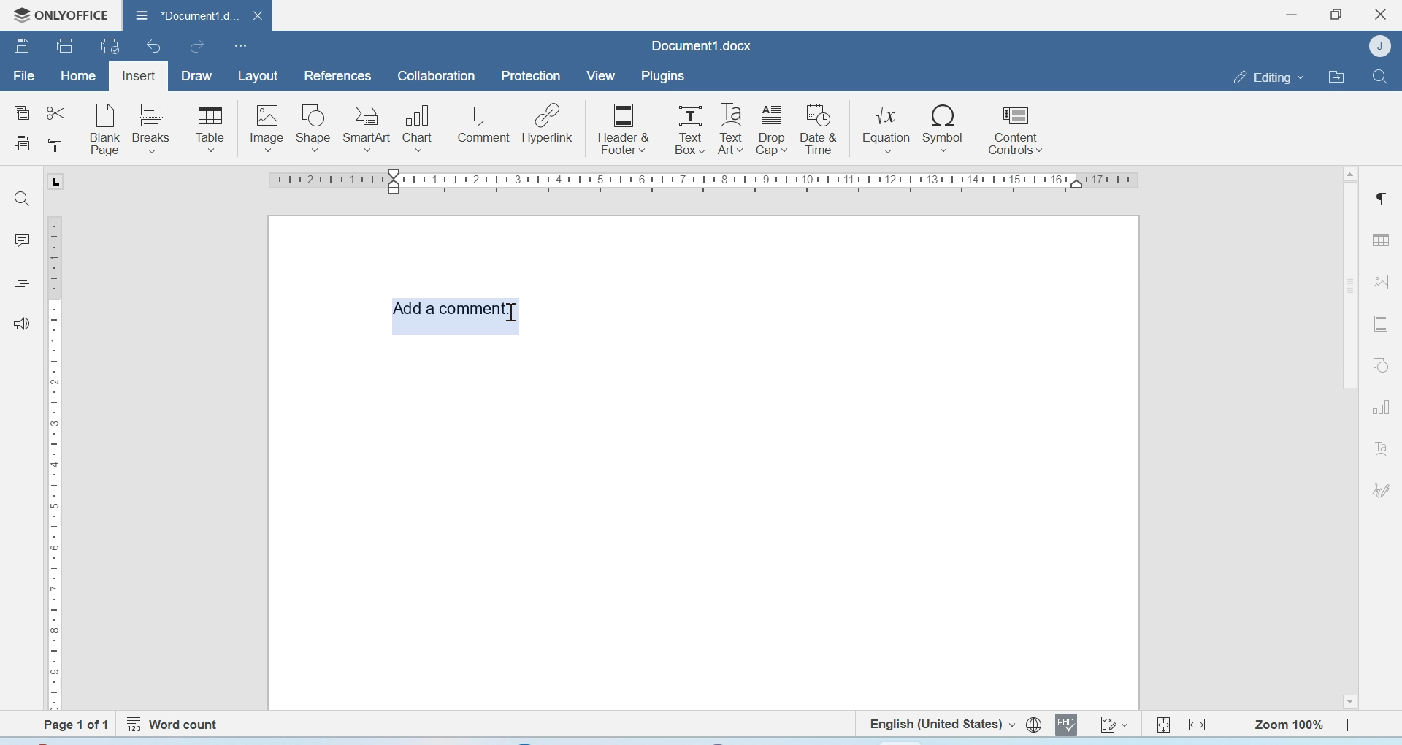 Image resolution: width=1402 pixels, height=745 pixels. I want to click on Chart, so click(419, 126).